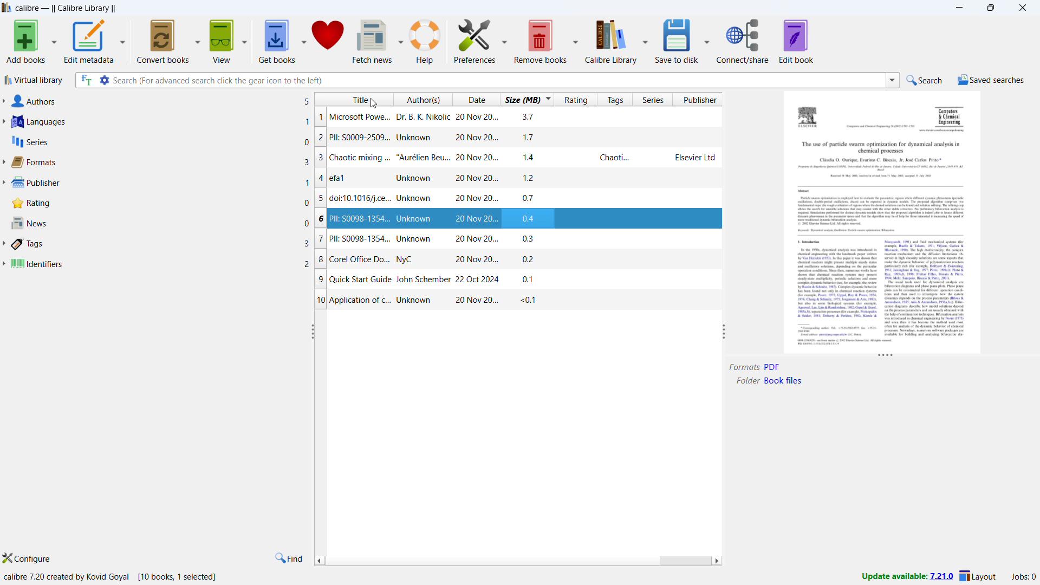 The width and height of the screenshot is (1040, 585). Describe the element at coordinates (880, 147) in the screenshot. I see `` at that location.